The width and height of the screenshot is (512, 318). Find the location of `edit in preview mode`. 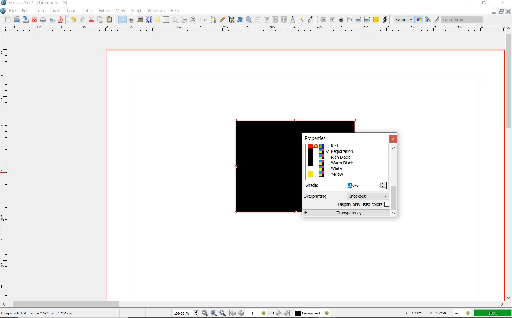

edit in preview mode is located at coordinates (436, 19).